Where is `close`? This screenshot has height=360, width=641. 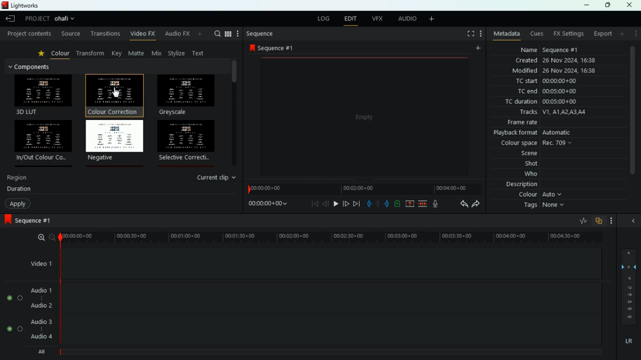
close is located at coordinates (632, 5).